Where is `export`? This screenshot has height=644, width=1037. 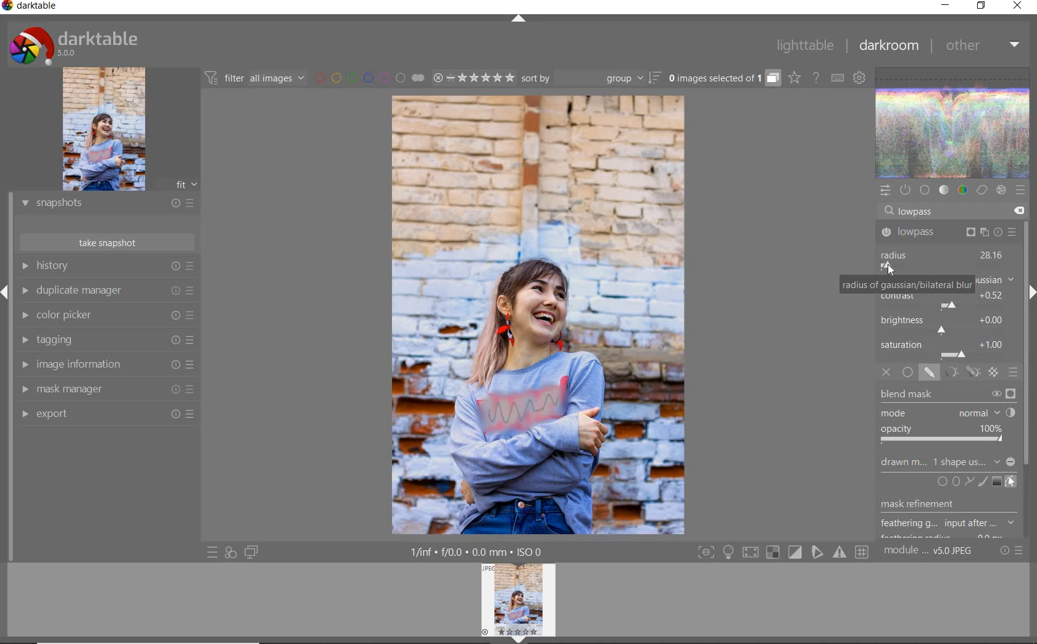
export is located at coordinates (108, 414).